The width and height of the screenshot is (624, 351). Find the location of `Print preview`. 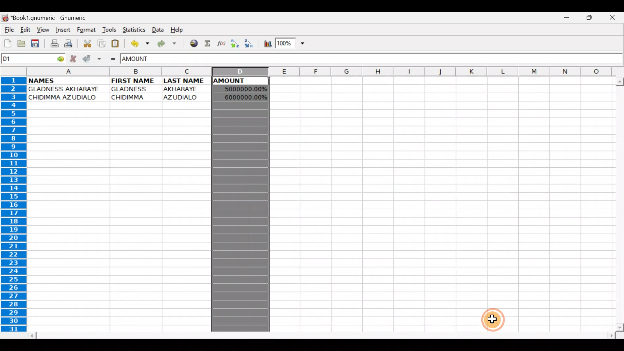

Print preview is located at coordinates (70, 43).